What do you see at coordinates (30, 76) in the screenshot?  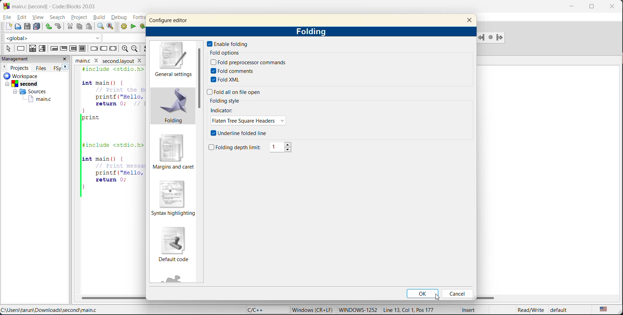 I see `workspace` at bounding box center [30, 76].